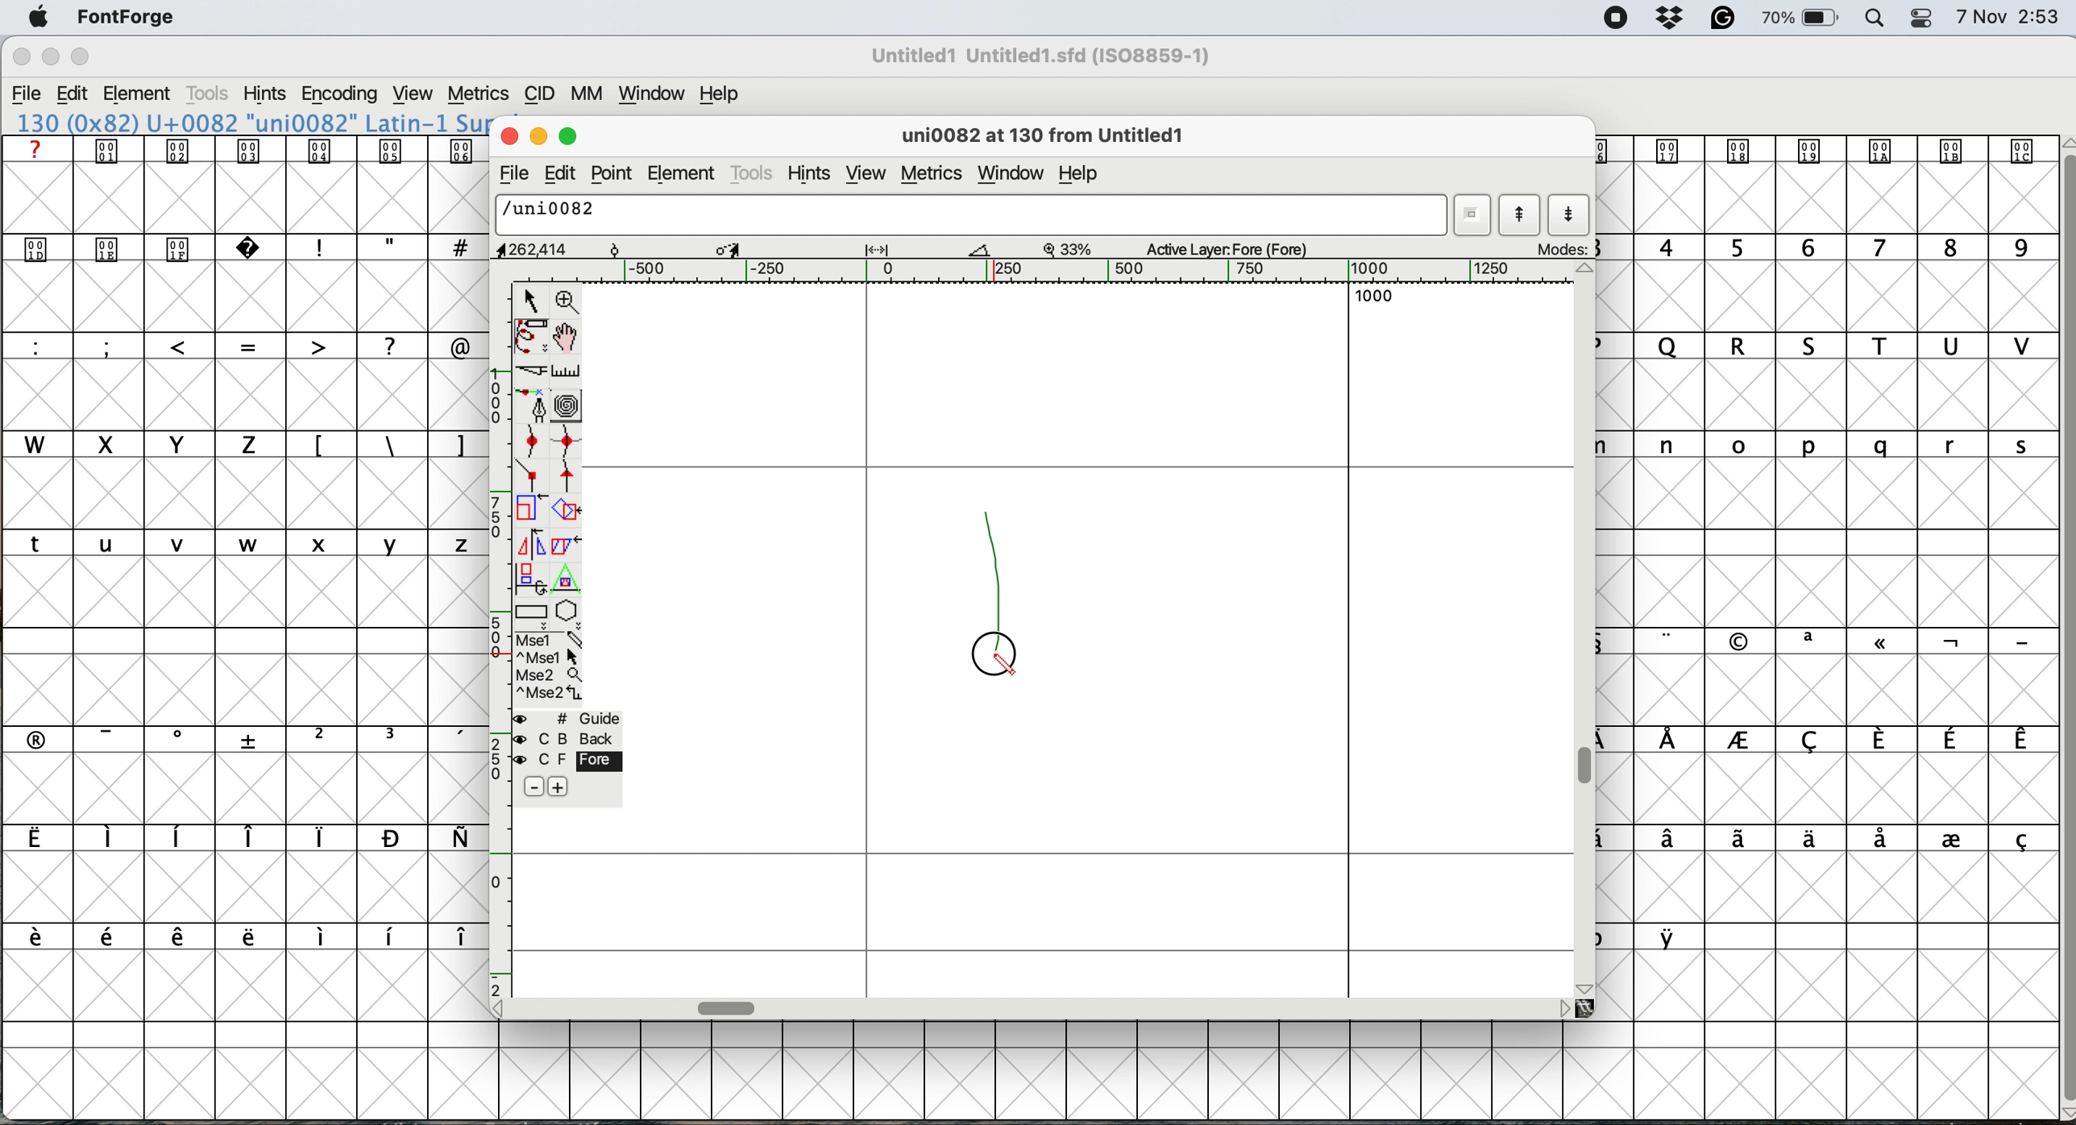 This screenshot has width=2076, height=1125. What do you see at coordinates (31, 95) in the screenshot?
I see `file` at bounding box center [31, 95].